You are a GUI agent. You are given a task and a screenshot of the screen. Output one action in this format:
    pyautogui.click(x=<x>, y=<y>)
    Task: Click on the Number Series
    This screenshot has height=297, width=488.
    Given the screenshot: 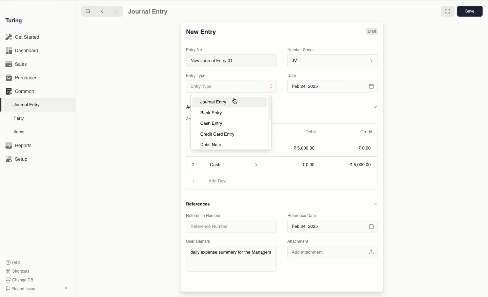 What is the action you would take?
    pyautogui.click(x=302, y=50)
    